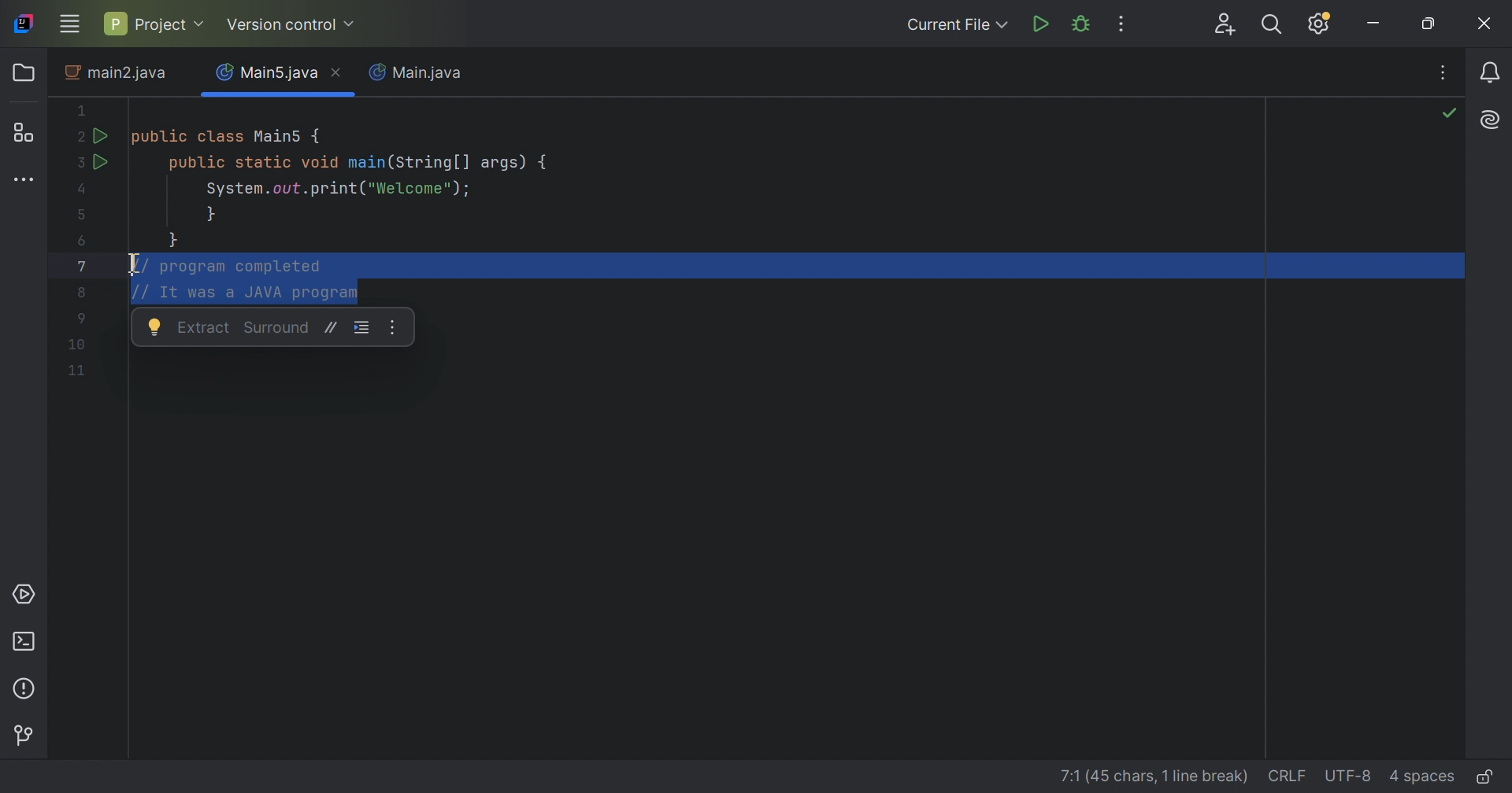 The image size is (1512, 793). Describe the element at coordinates (1043, 24) in the screenshot. I see `Run` at that location.